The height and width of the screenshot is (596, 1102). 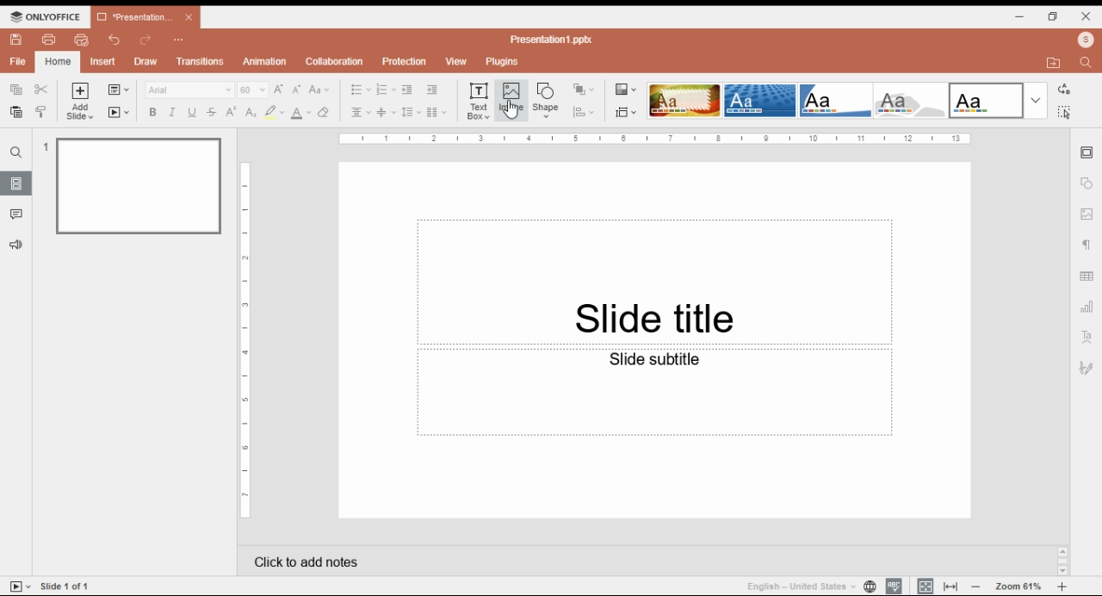 What do you see at coordinates (546, 100) in the screenshot?
I see `insert shape` at bounding box center [546, 100].